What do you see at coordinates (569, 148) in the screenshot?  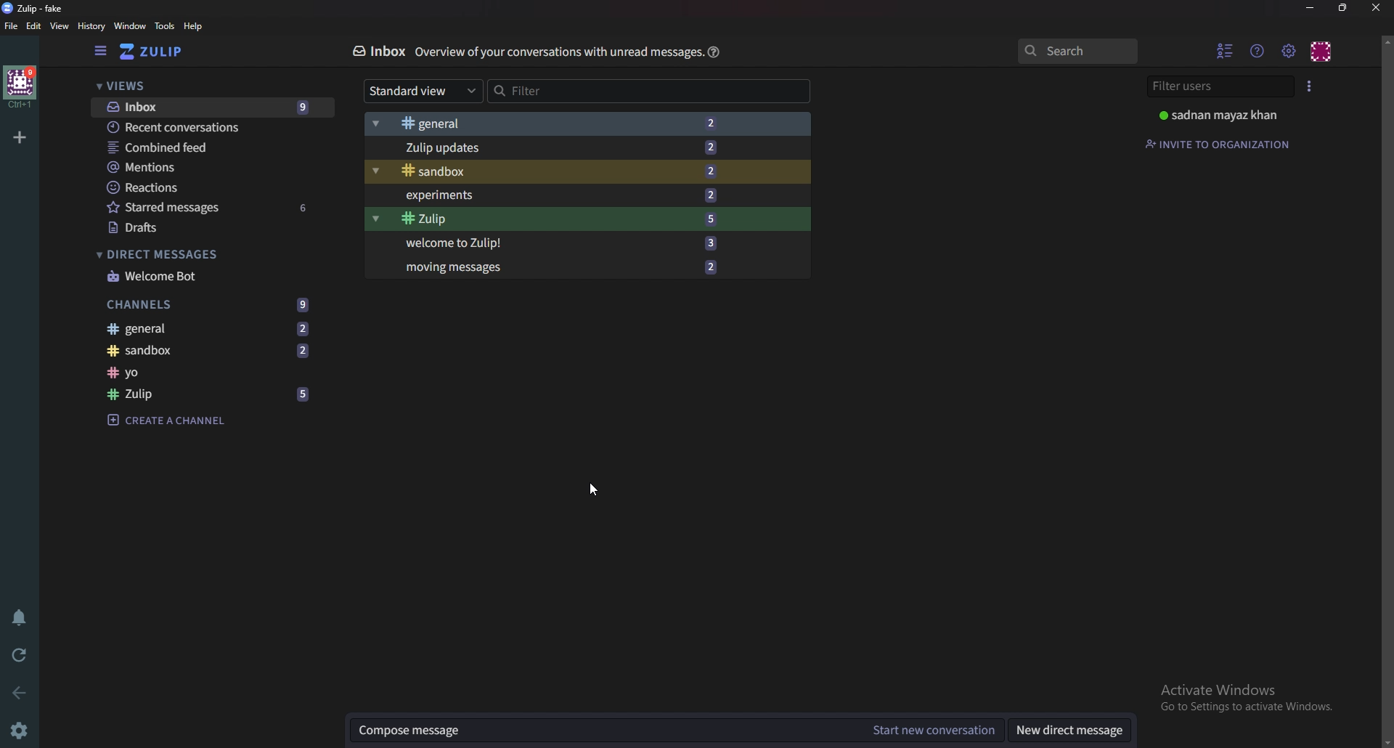 I see `zulip updates` at bounding box center [569, 148].